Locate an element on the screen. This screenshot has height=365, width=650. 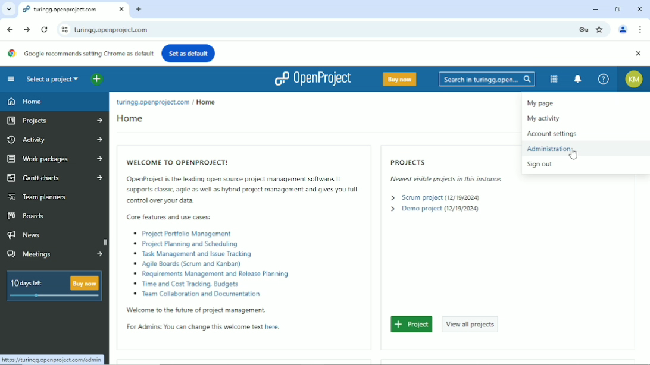
Reload this page is located at coordinates (45, 30).